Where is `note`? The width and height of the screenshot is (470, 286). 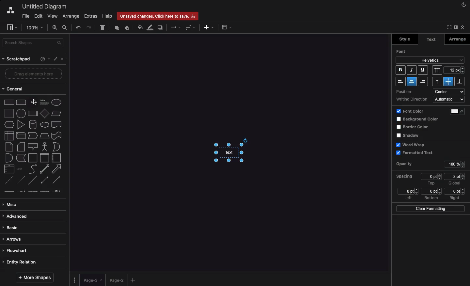 note is located at coordinates (9, 147).